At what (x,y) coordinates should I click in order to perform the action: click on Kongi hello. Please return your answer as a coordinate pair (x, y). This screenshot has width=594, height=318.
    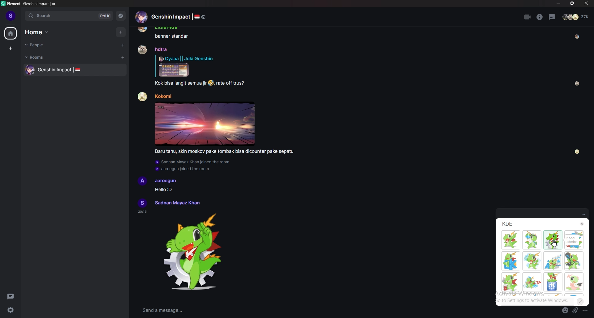
    Looking at the image, I should click on (553, 282).